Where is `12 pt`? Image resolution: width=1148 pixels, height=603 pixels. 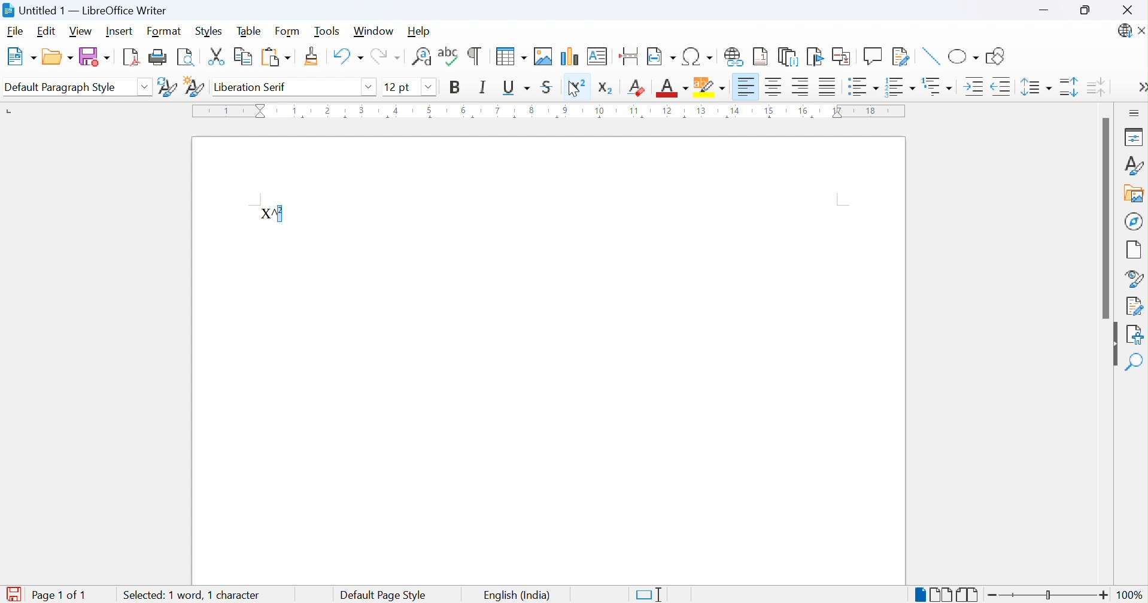 12 pt is located at coordinates (397, 86).